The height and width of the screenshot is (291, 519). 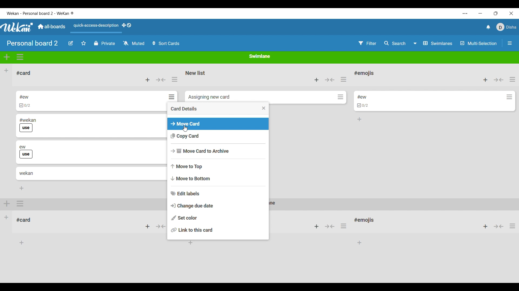 What do you see at coordinates (26, 219) in the screenshot?
I see `#card` at bounding box center [26, 219].